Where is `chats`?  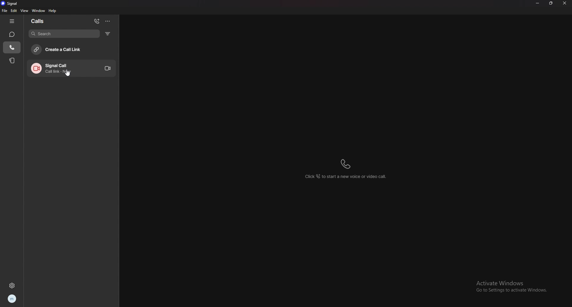 chats is located at coordinates (12, 35).